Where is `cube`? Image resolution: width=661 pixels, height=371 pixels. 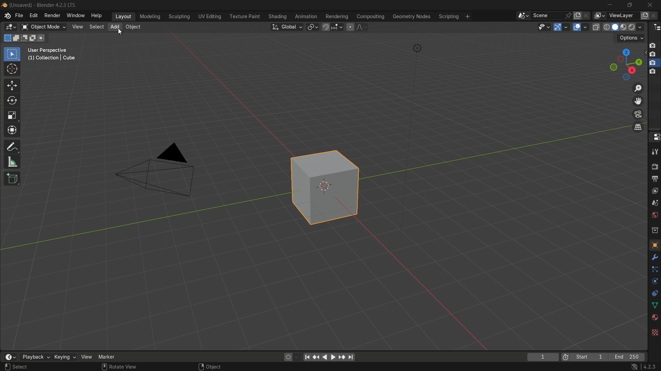 cube is located at coordinates (327, 185).